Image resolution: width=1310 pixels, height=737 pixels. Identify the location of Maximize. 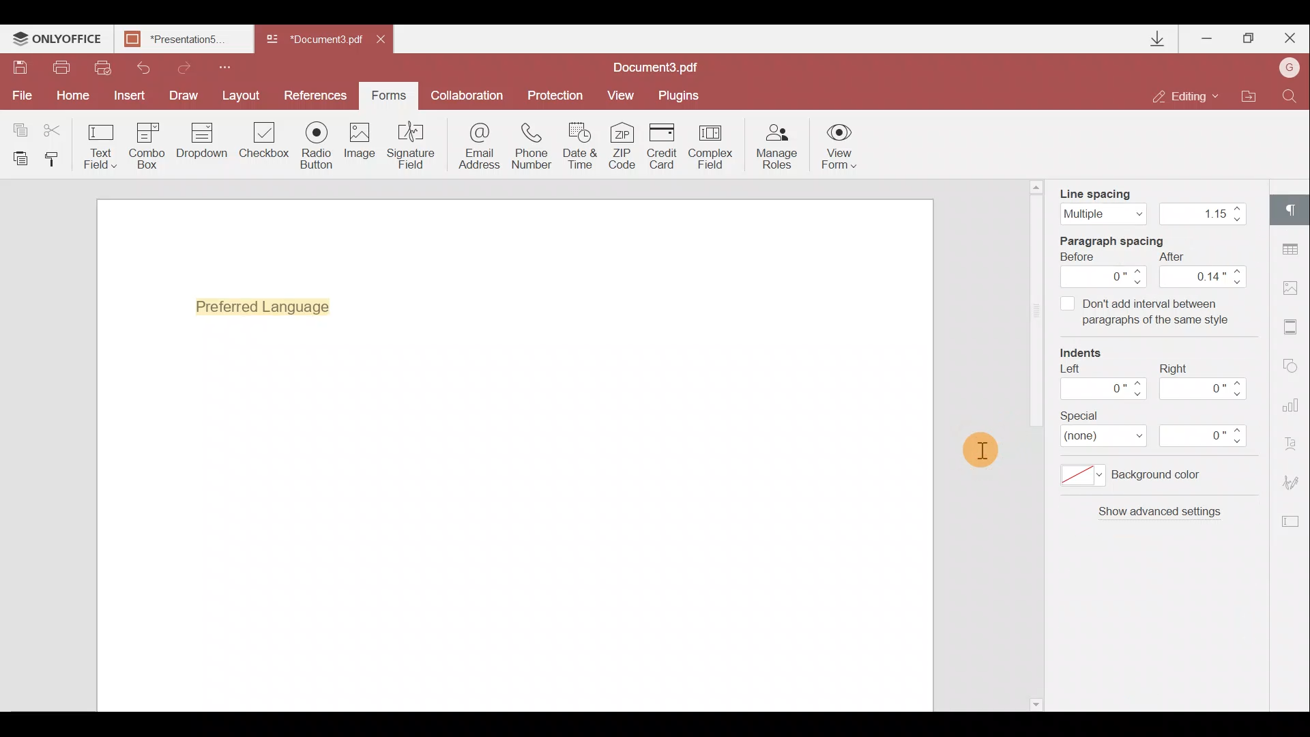
(1249, 38).